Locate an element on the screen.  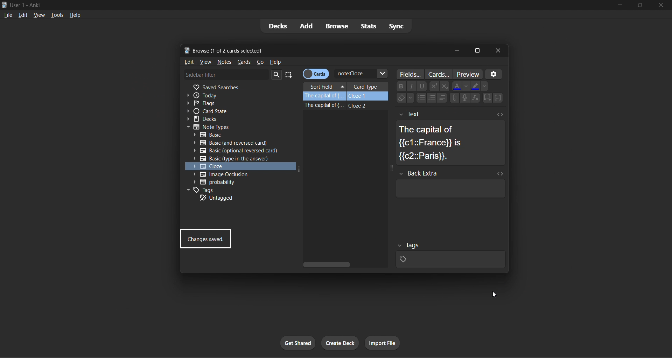
basic (and reversed card) filter is located at coordinates (229, 144).